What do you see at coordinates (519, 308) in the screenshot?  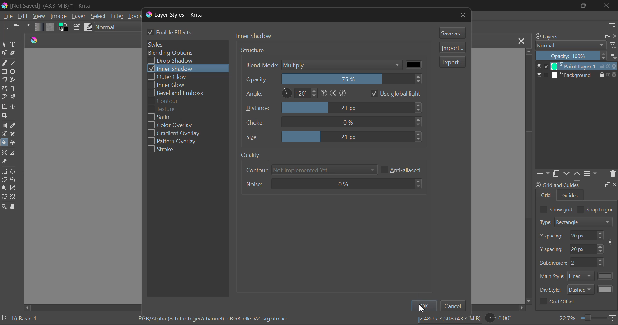 I see `move right` at bounding box center [519, 308].